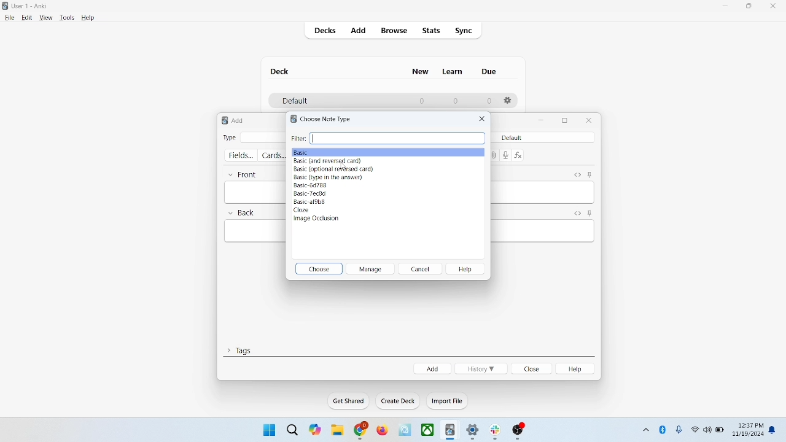  Describe the element at coordinates (454, 101) in the screenshot. I see `0` at that location.